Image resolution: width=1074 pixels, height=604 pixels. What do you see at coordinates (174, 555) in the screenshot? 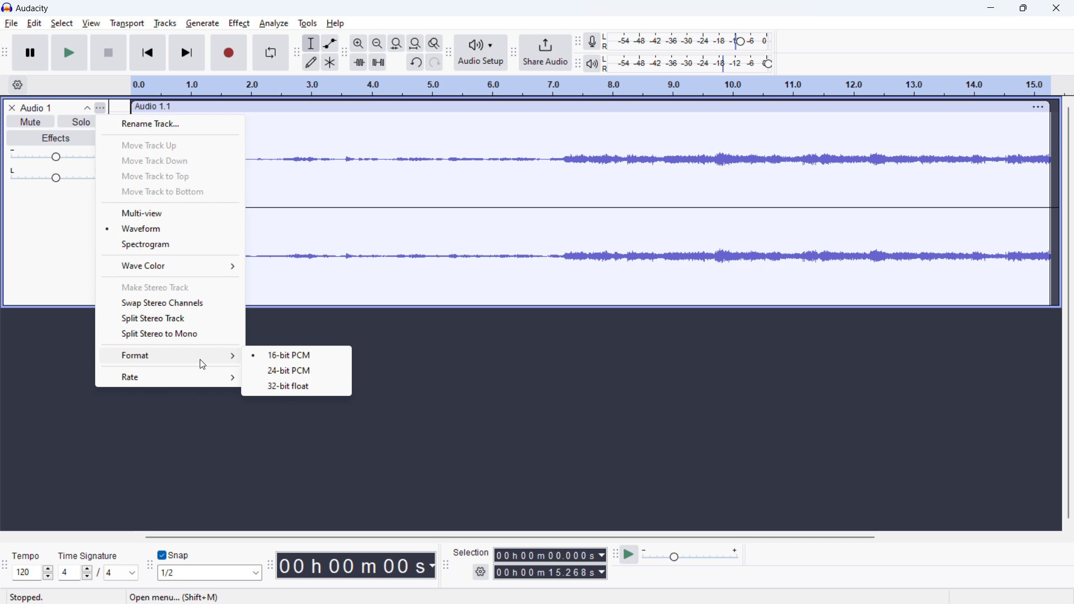
I see `toggle snap` at bounding box center [174, 555].